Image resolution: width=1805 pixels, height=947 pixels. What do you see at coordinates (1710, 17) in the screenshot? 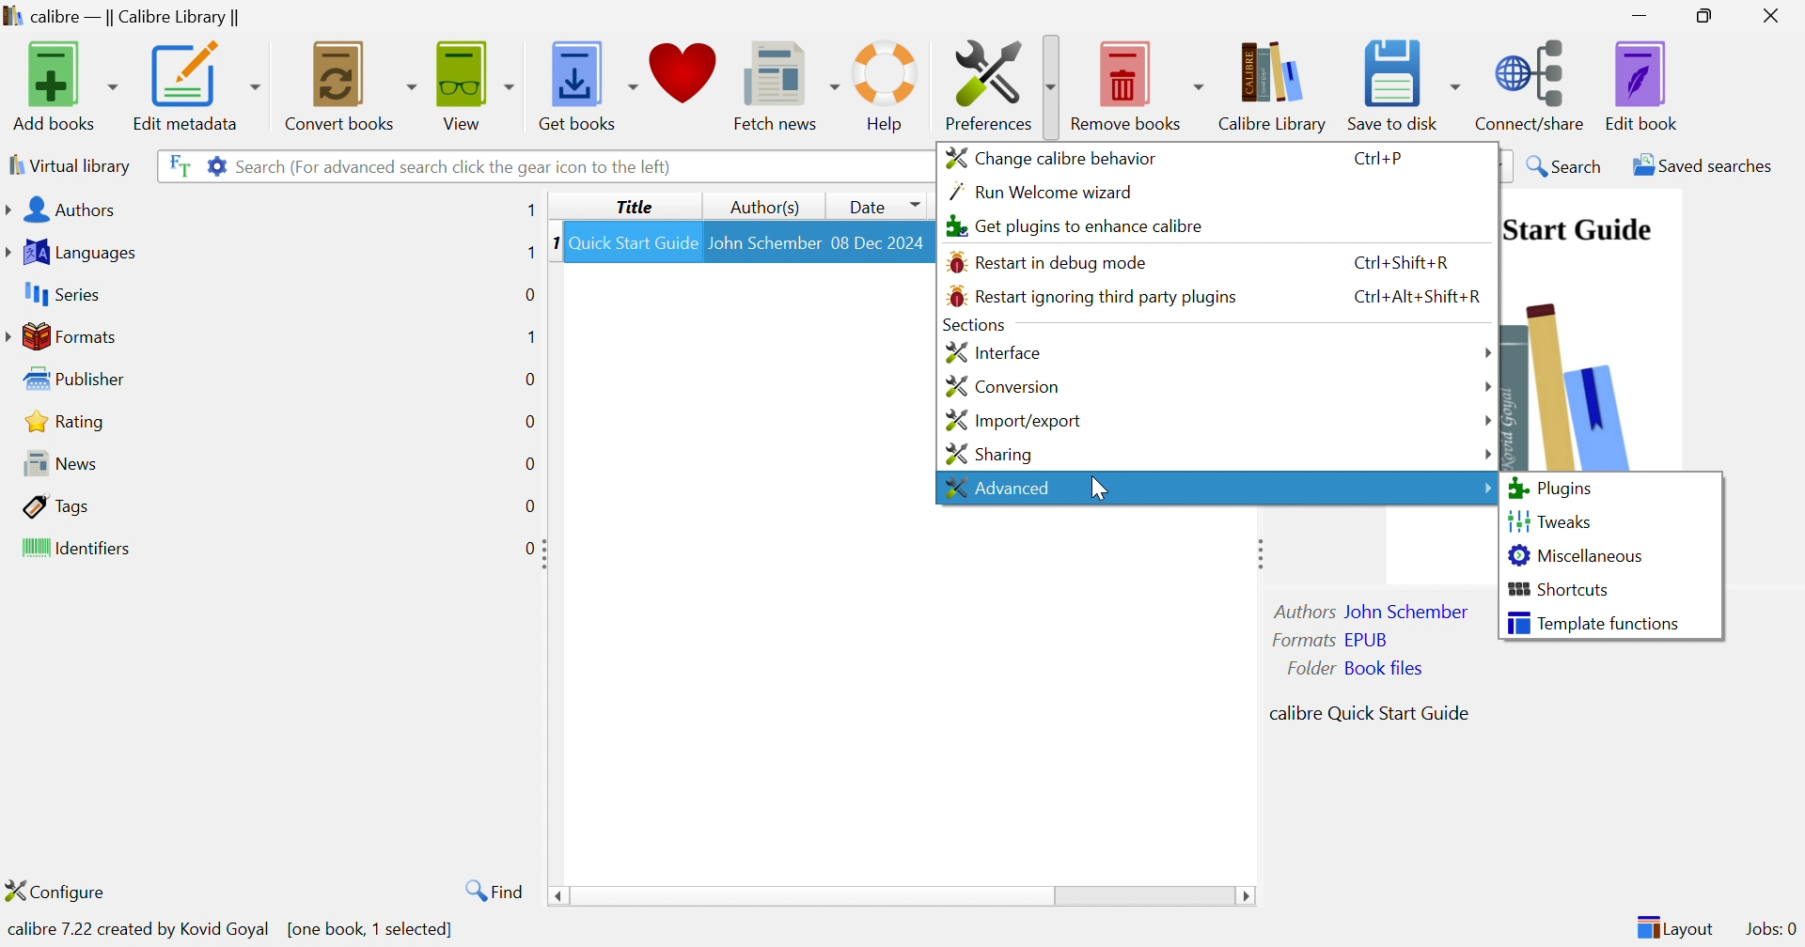
I see `Restore Down` at bounding box center [1710, 17].